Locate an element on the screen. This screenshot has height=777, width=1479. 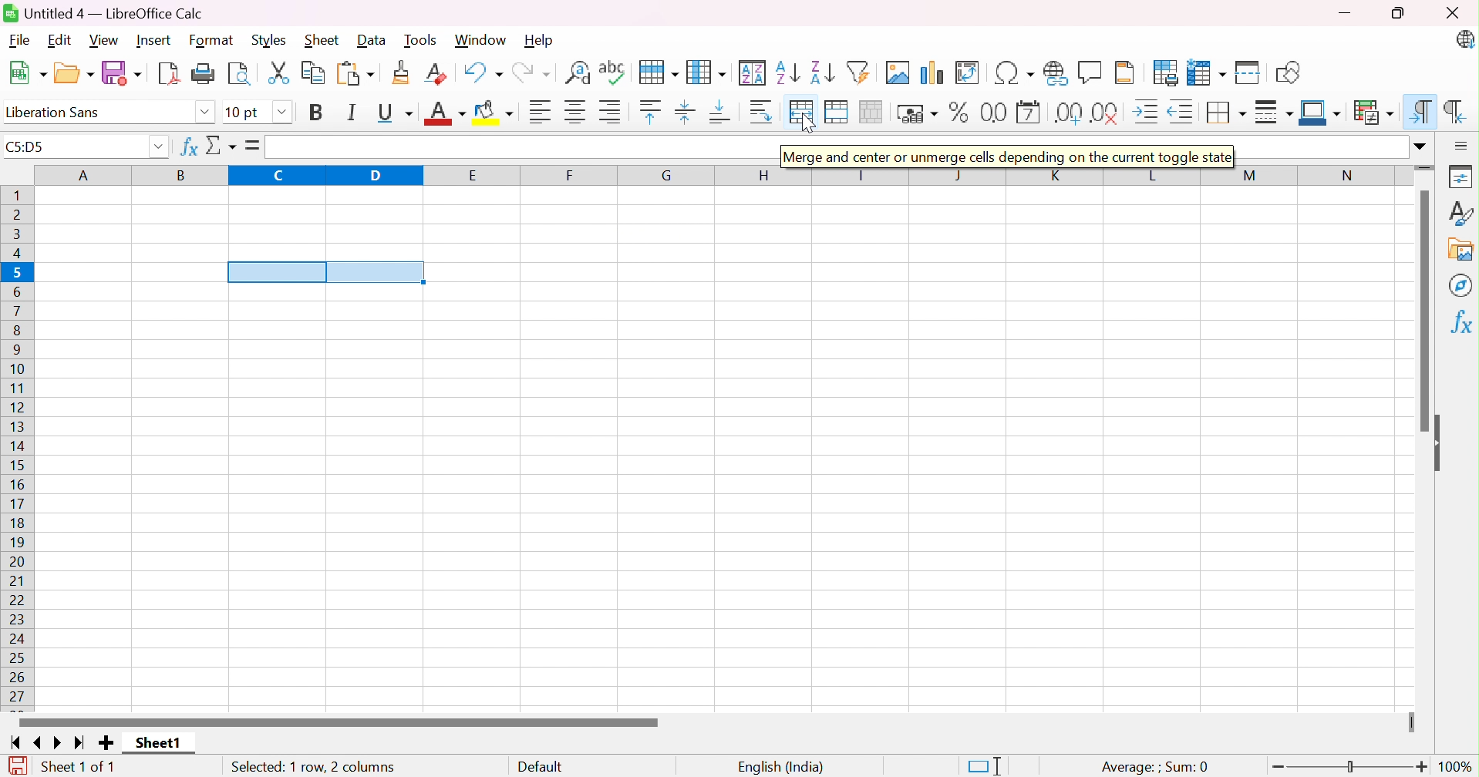
Slider is located at coordinates (1426, 168).